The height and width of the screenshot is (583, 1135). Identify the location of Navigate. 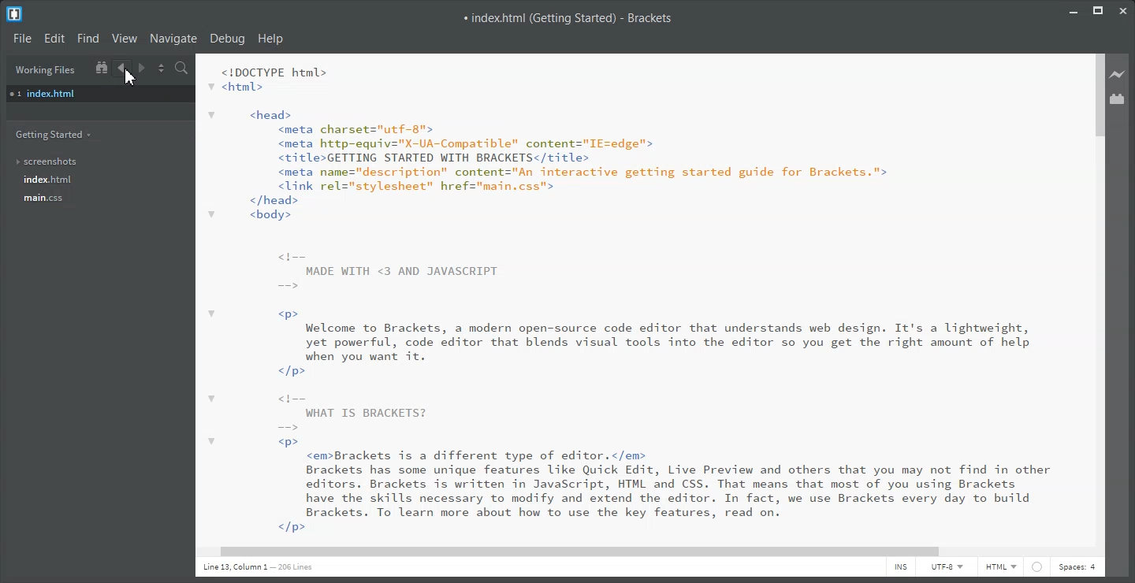
(173, 39).